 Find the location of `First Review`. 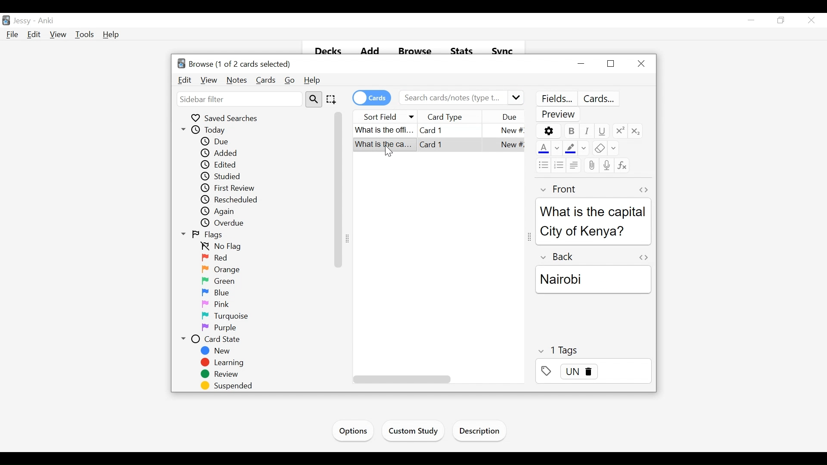

First Review is located at coordinates (232, 188).